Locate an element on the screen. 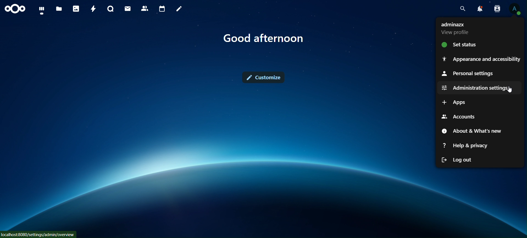 Image resolution: width=527 pixels, height=238 pixels. notifications is located at coordinates (478, 8).